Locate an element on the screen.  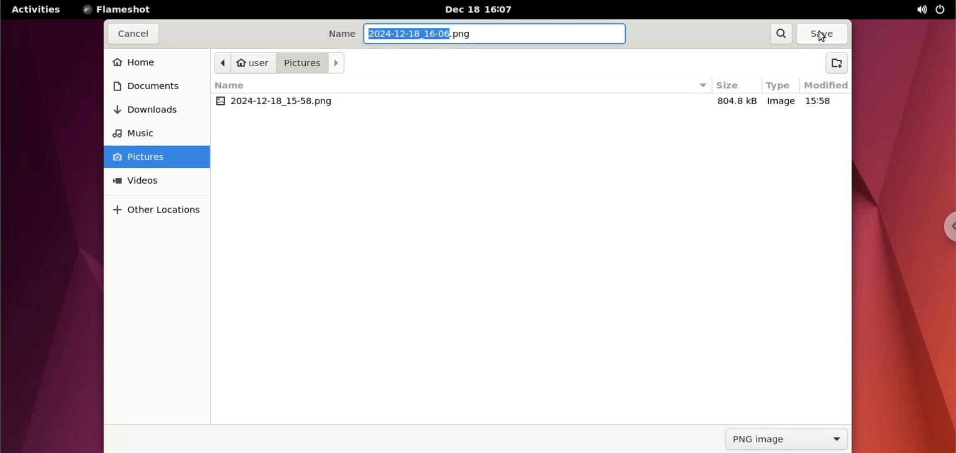
screenshot file name is located at coordinates (425, 34).